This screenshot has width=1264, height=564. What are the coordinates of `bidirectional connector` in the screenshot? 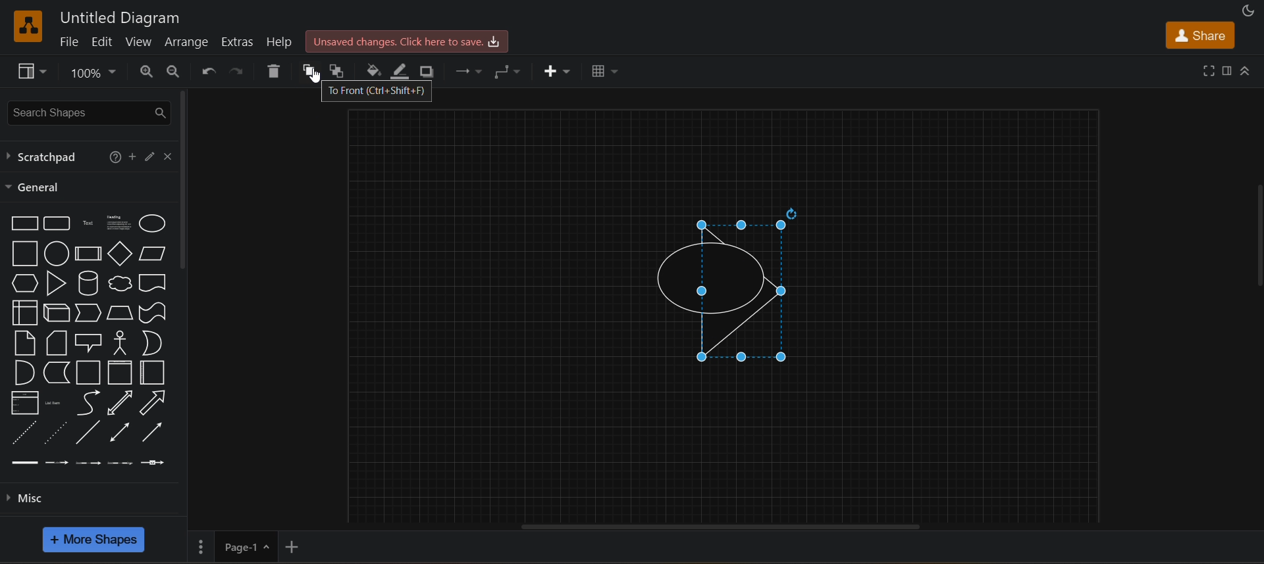 It's located at (119, 431).